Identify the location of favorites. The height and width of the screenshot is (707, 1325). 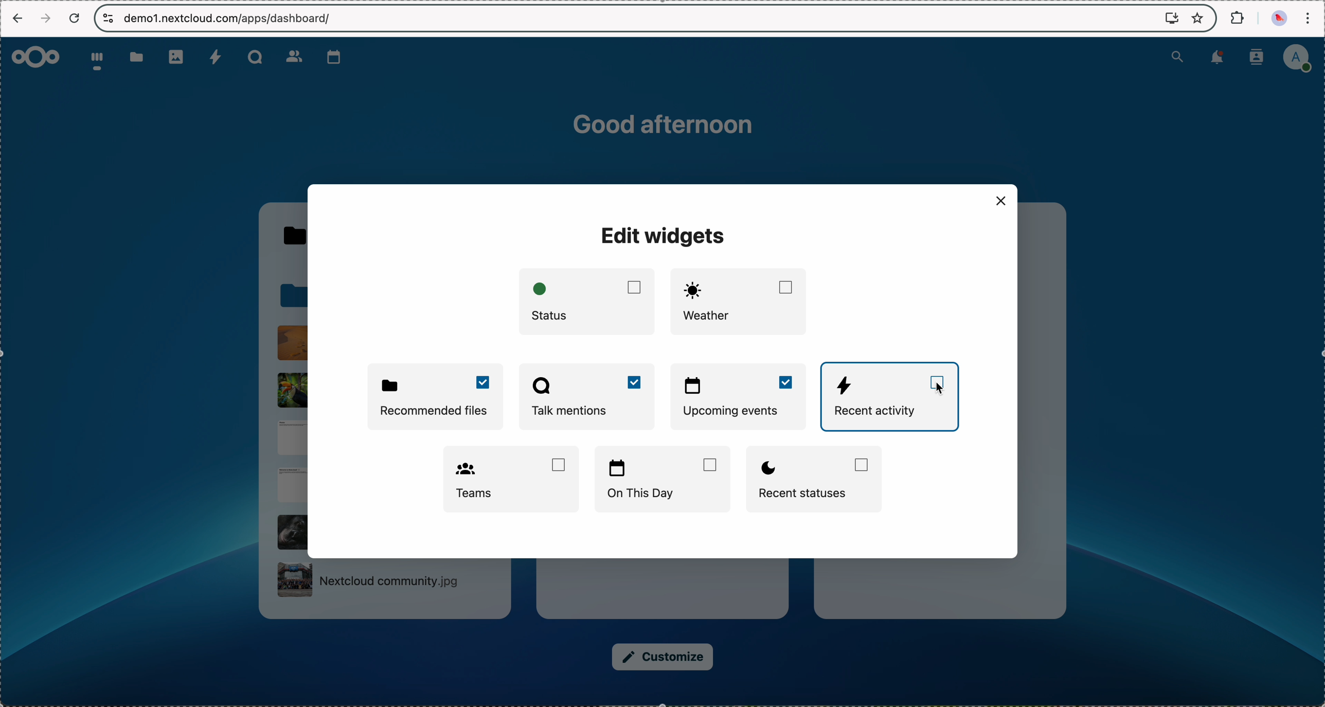
(1200, 19).